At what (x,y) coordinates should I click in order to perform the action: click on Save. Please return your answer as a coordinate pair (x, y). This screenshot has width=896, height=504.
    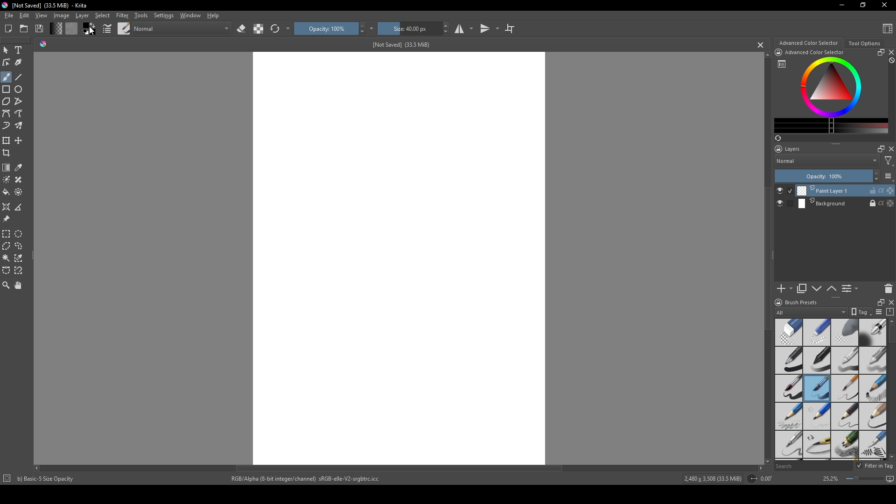
    Looking at the image, I should click on (40, 28).